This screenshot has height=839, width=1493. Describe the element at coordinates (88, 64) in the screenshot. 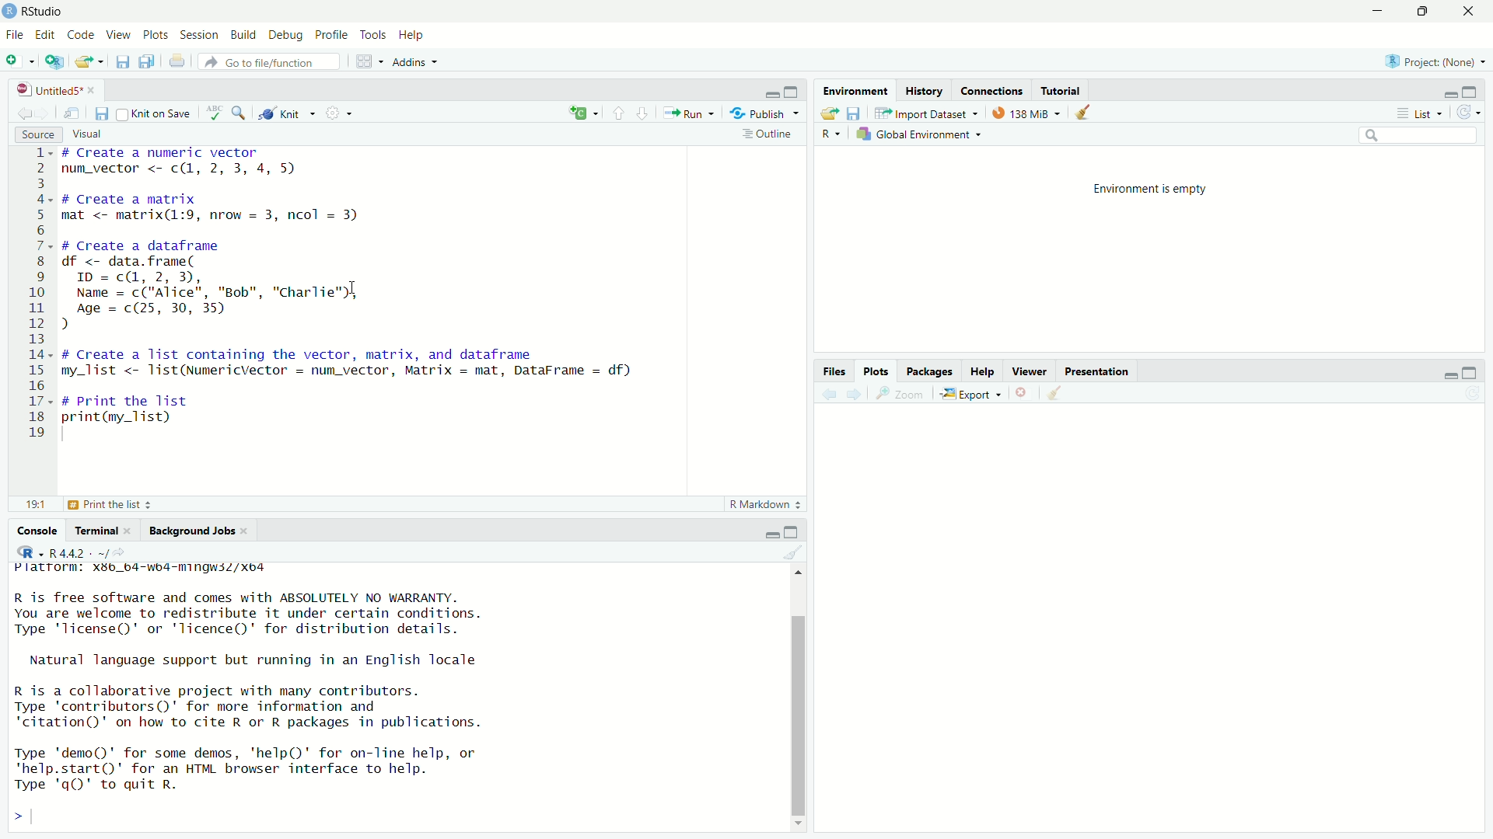

I see `export` at that location.